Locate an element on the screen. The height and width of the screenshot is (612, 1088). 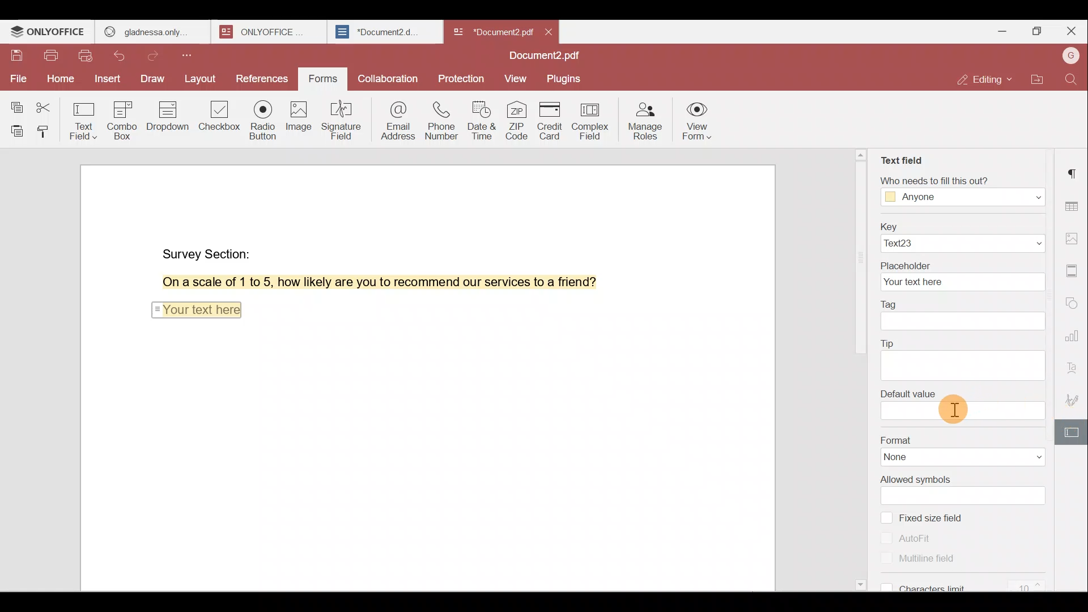
Dropdown is located at coordinates (169, 116).